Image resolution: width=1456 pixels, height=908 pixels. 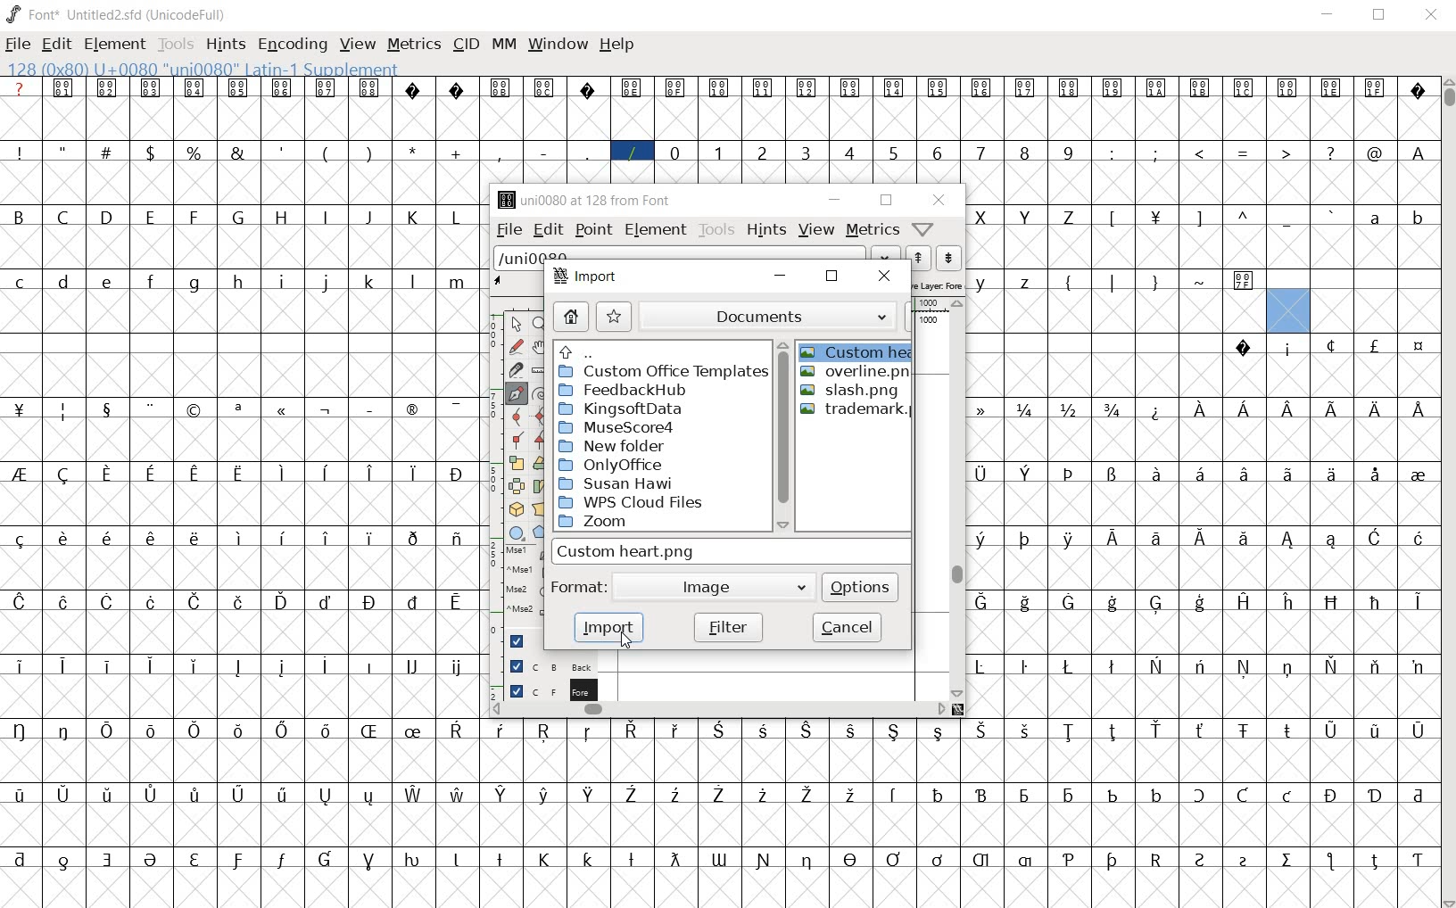 I want to click on cursor, so click(x=627, y=640).